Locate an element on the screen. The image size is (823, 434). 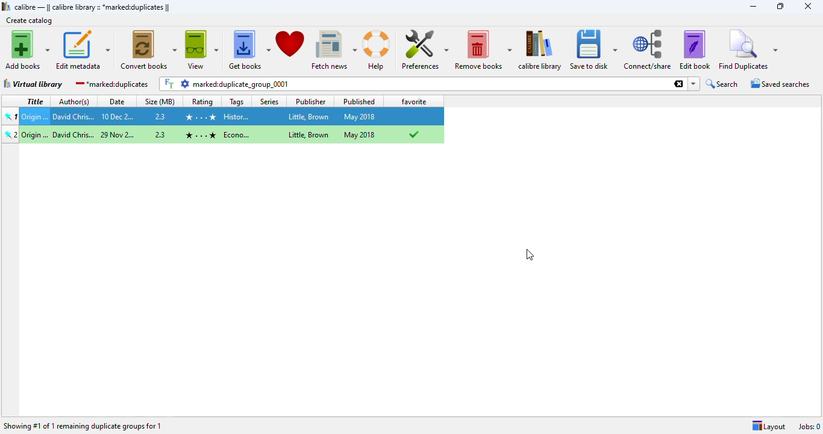
minimize is located at coordinates (754, 7).